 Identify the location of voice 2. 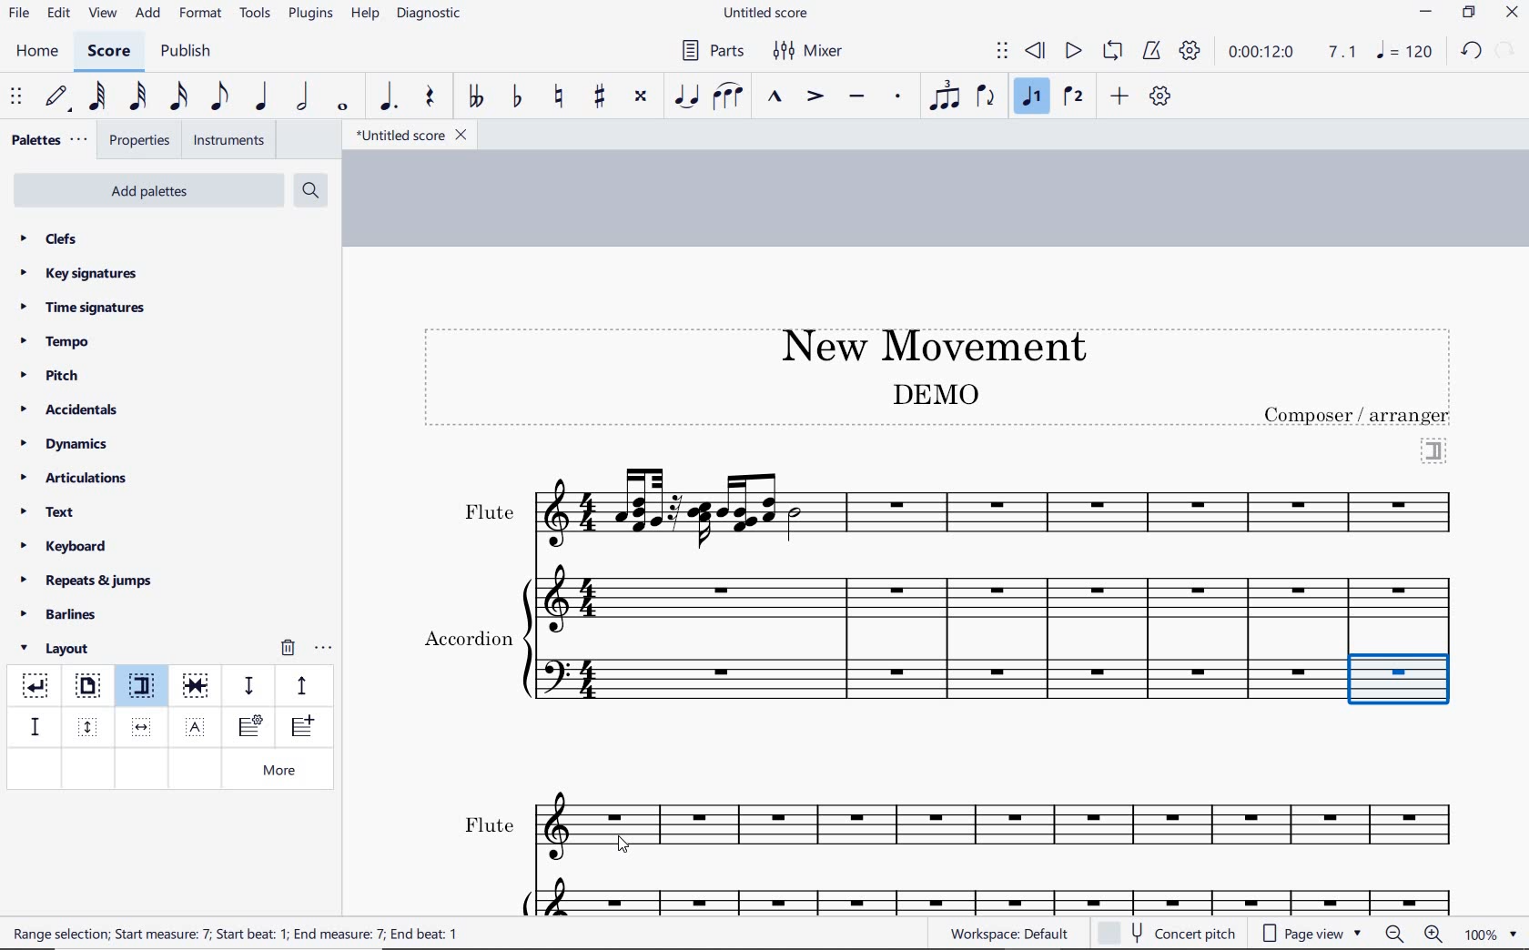
(1074, 97).